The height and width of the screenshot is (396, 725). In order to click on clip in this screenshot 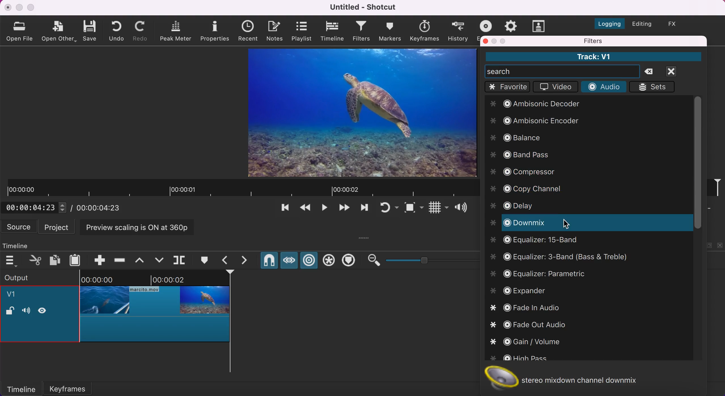, I will do `click(363, 112)`.